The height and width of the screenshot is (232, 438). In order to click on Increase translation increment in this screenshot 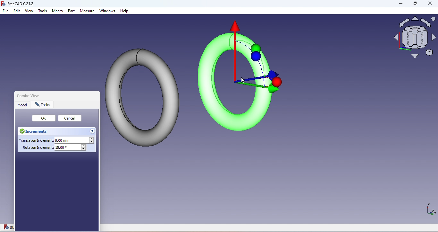, I will do `click(92, 139)`.